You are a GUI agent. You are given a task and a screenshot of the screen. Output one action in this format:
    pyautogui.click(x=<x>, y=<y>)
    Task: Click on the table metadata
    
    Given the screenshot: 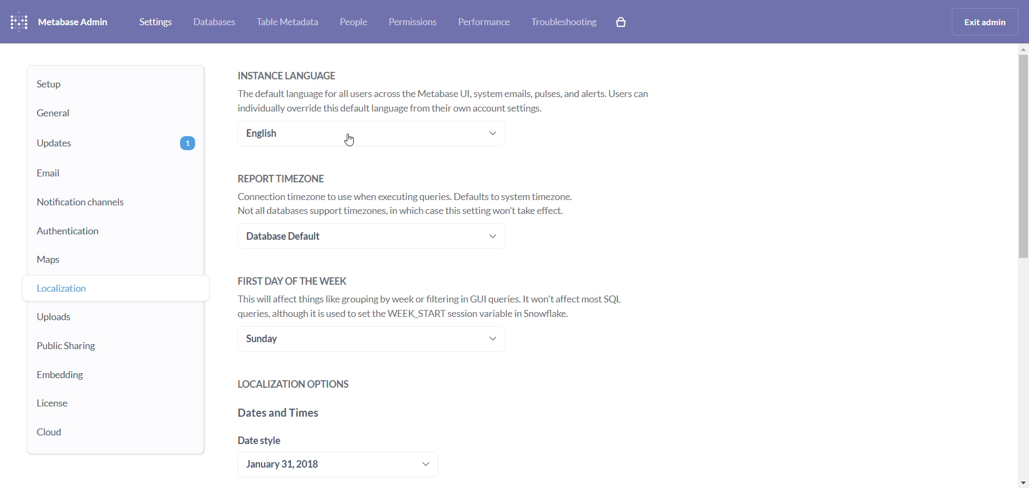 What is the action you would take?
    pyautogui.click(x=288, y=21)
    